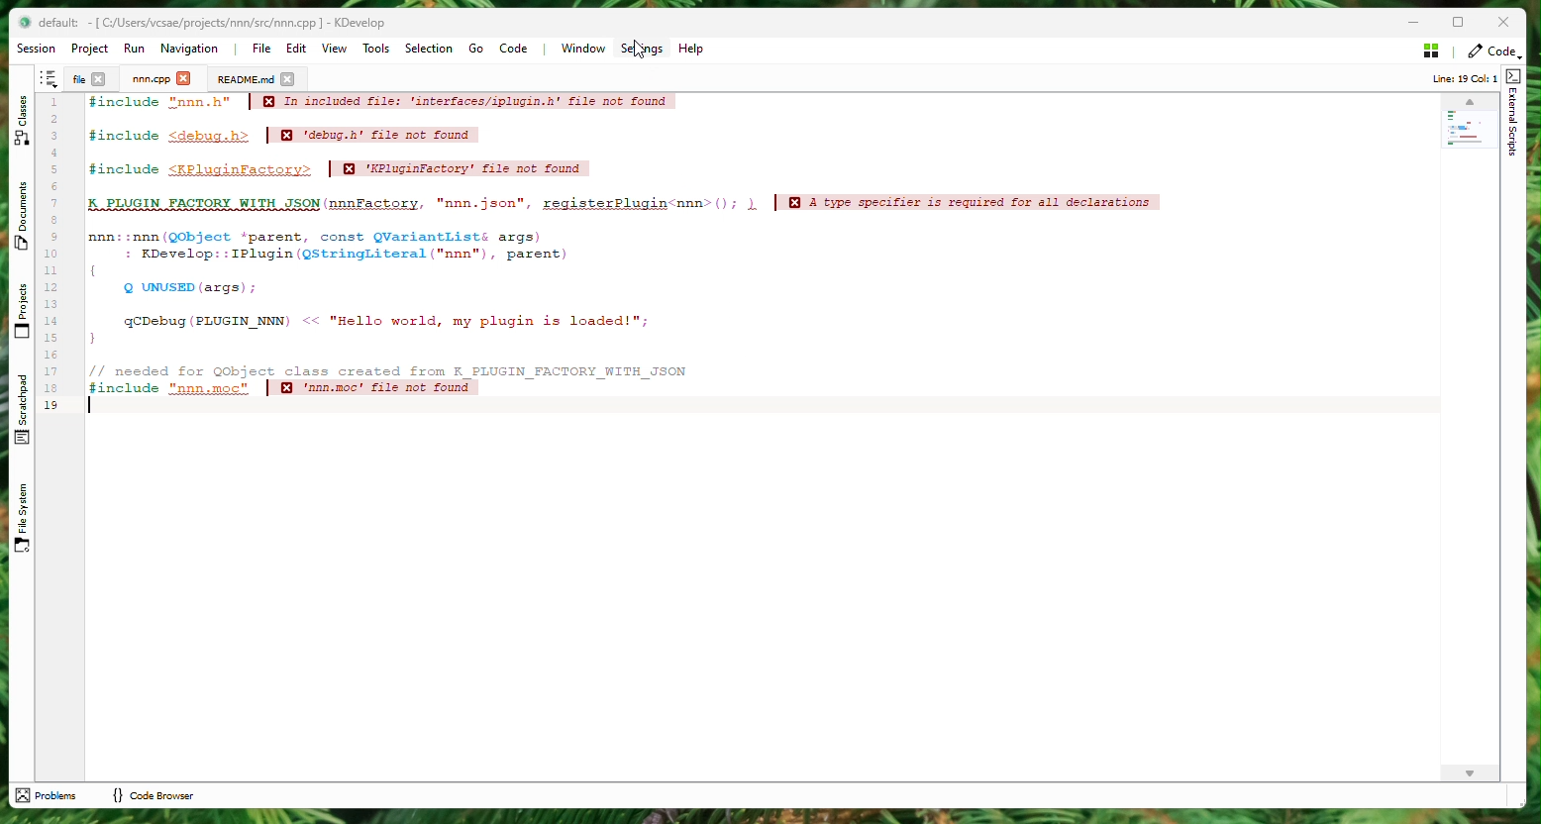 Image resolution: width=1541 pixels, height=824 pixels. I want to click on 16, so click(51, 355).